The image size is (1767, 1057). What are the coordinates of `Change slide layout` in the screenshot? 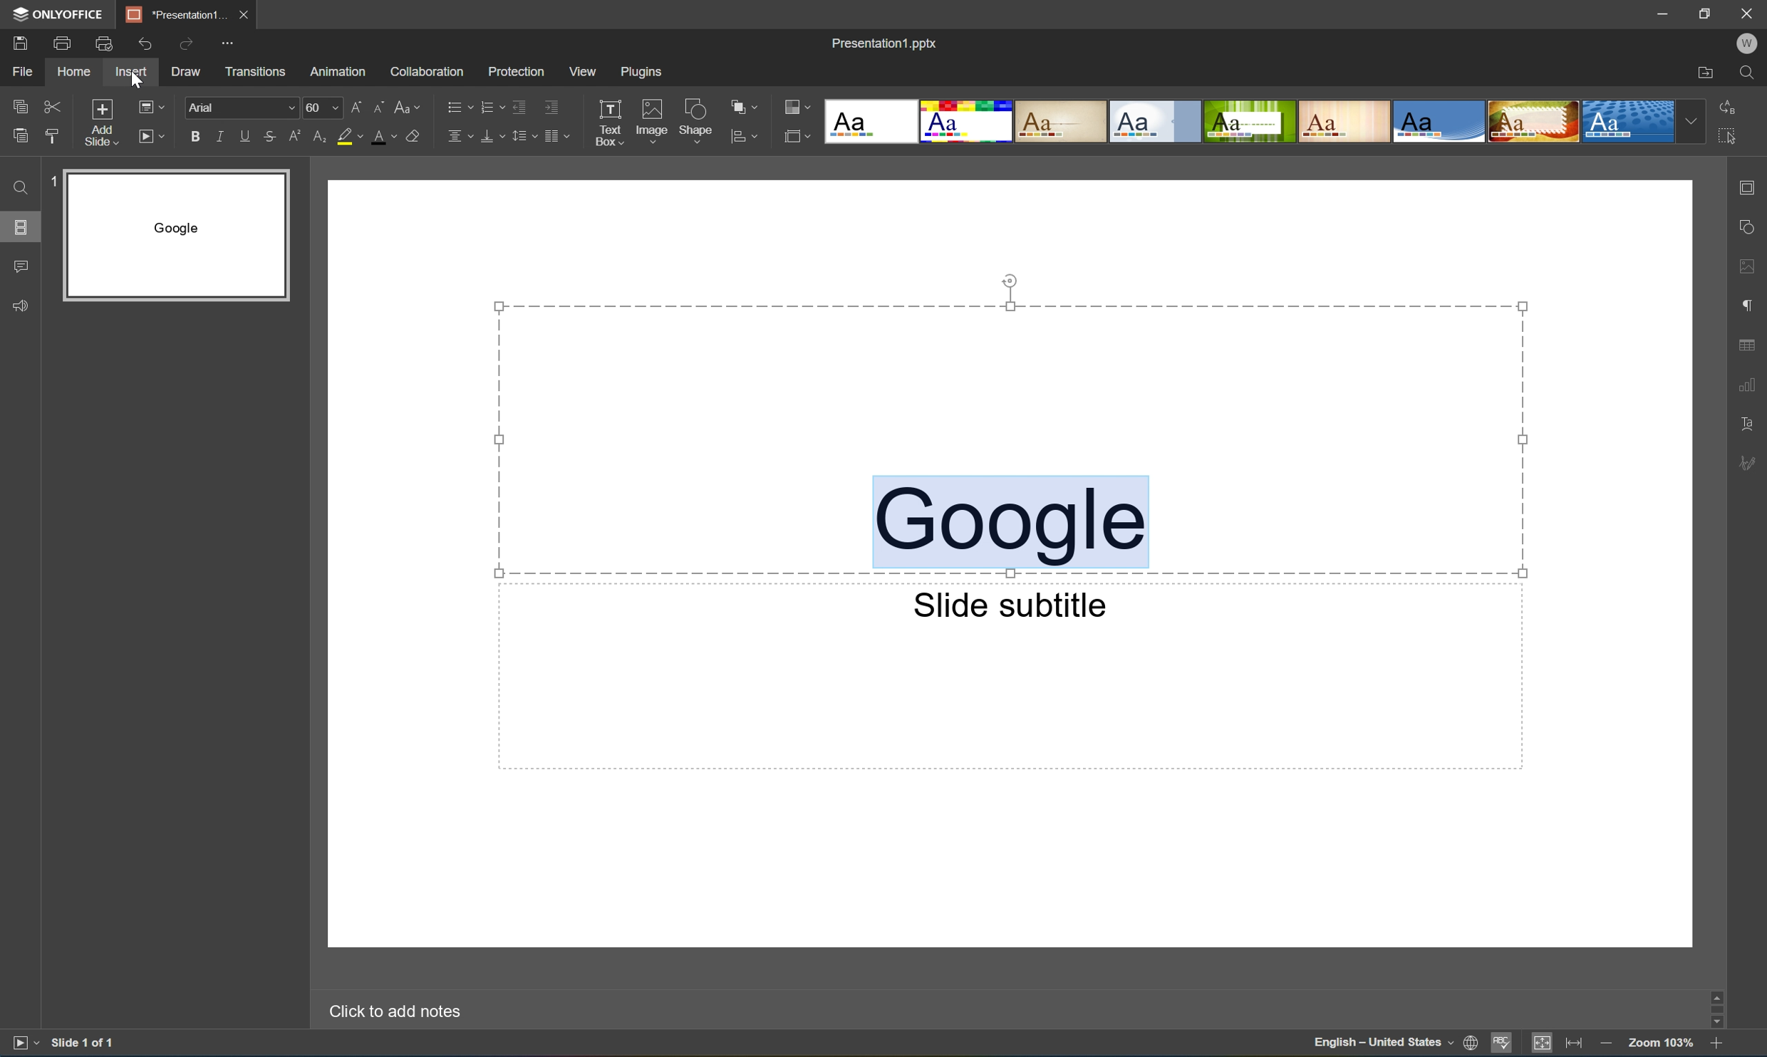 It's located at (152, 108).